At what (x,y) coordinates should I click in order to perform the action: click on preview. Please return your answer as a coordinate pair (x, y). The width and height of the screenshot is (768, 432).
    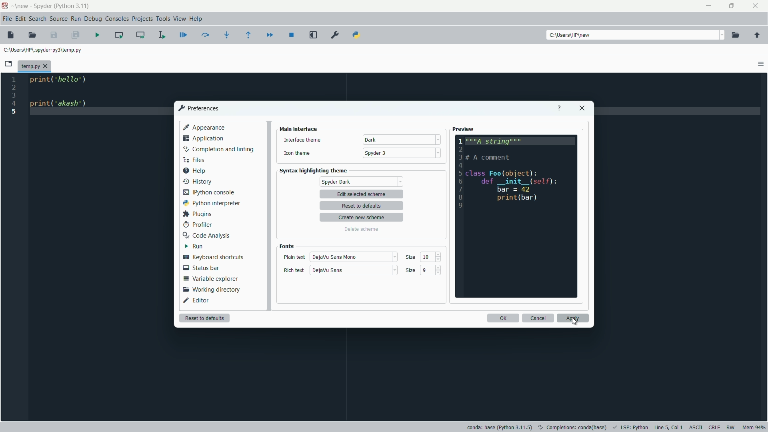
    Looking at the image, I should click on (464, 129).